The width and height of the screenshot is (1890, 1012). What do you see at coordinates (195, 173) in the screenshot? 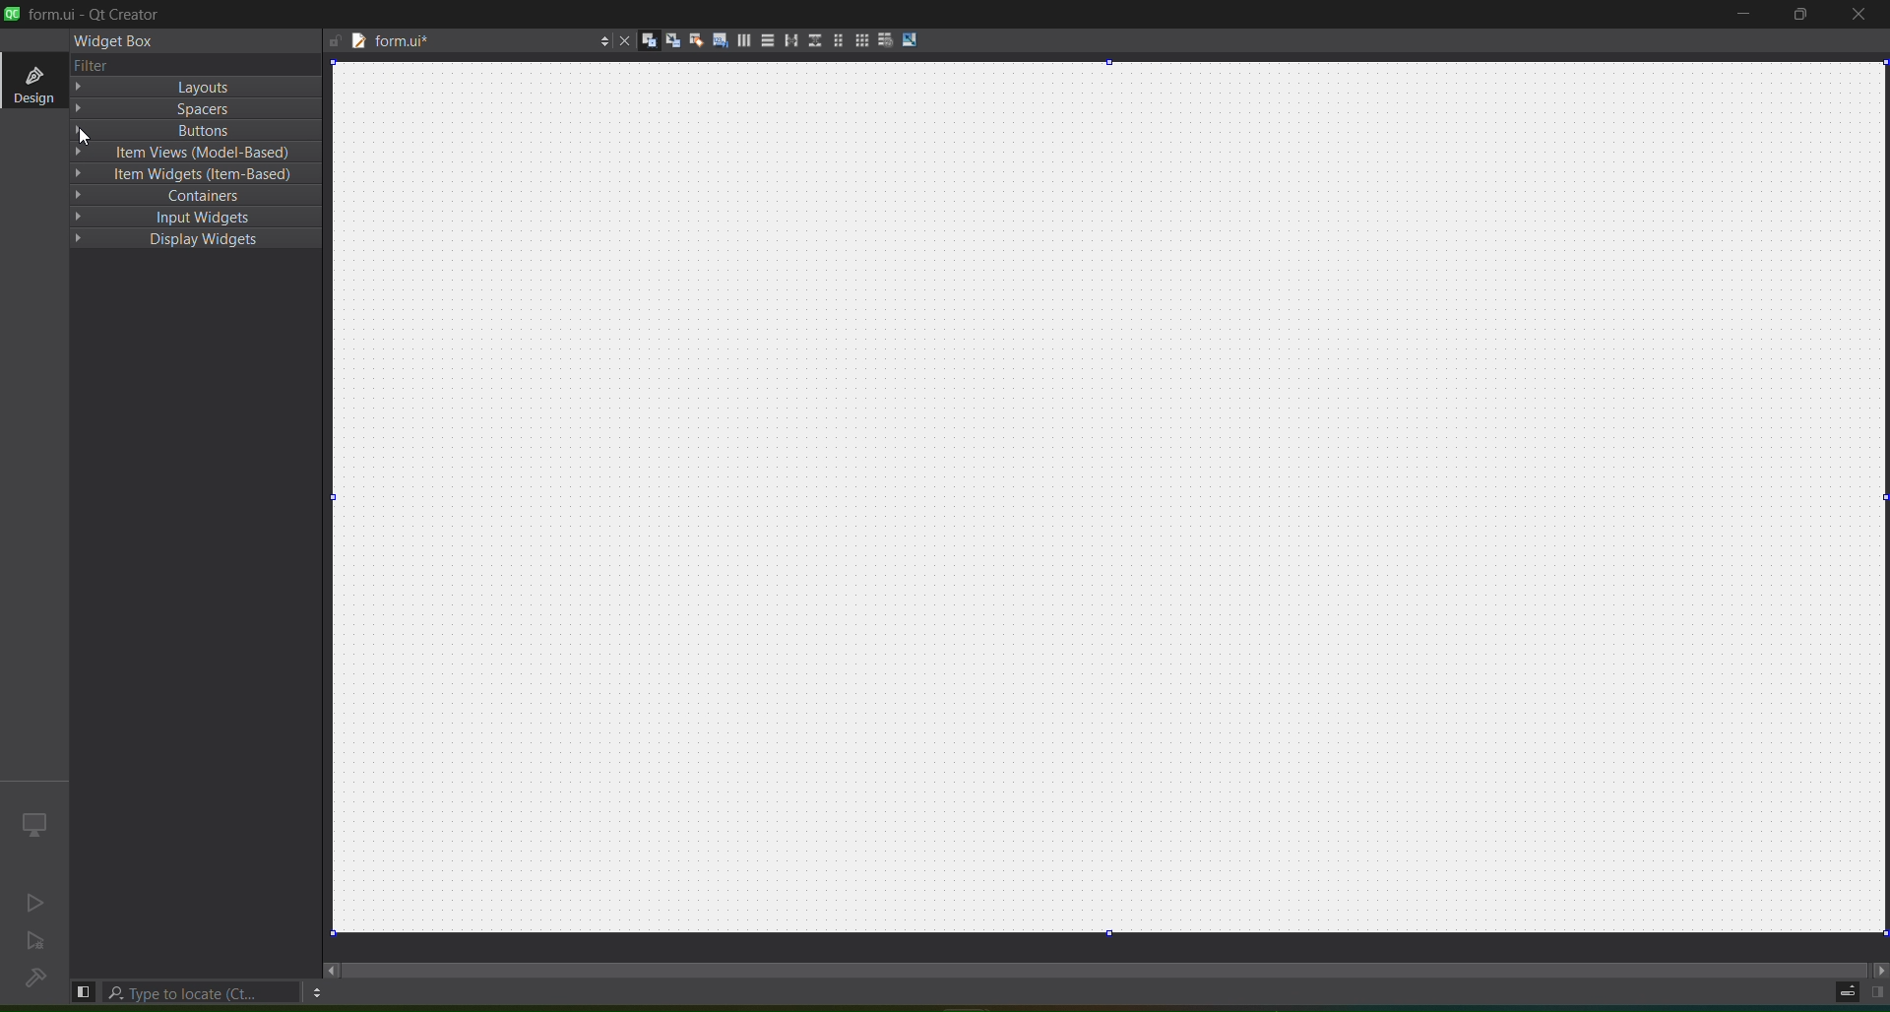
I see `Item Widgets` at bounding box center [195, 173].